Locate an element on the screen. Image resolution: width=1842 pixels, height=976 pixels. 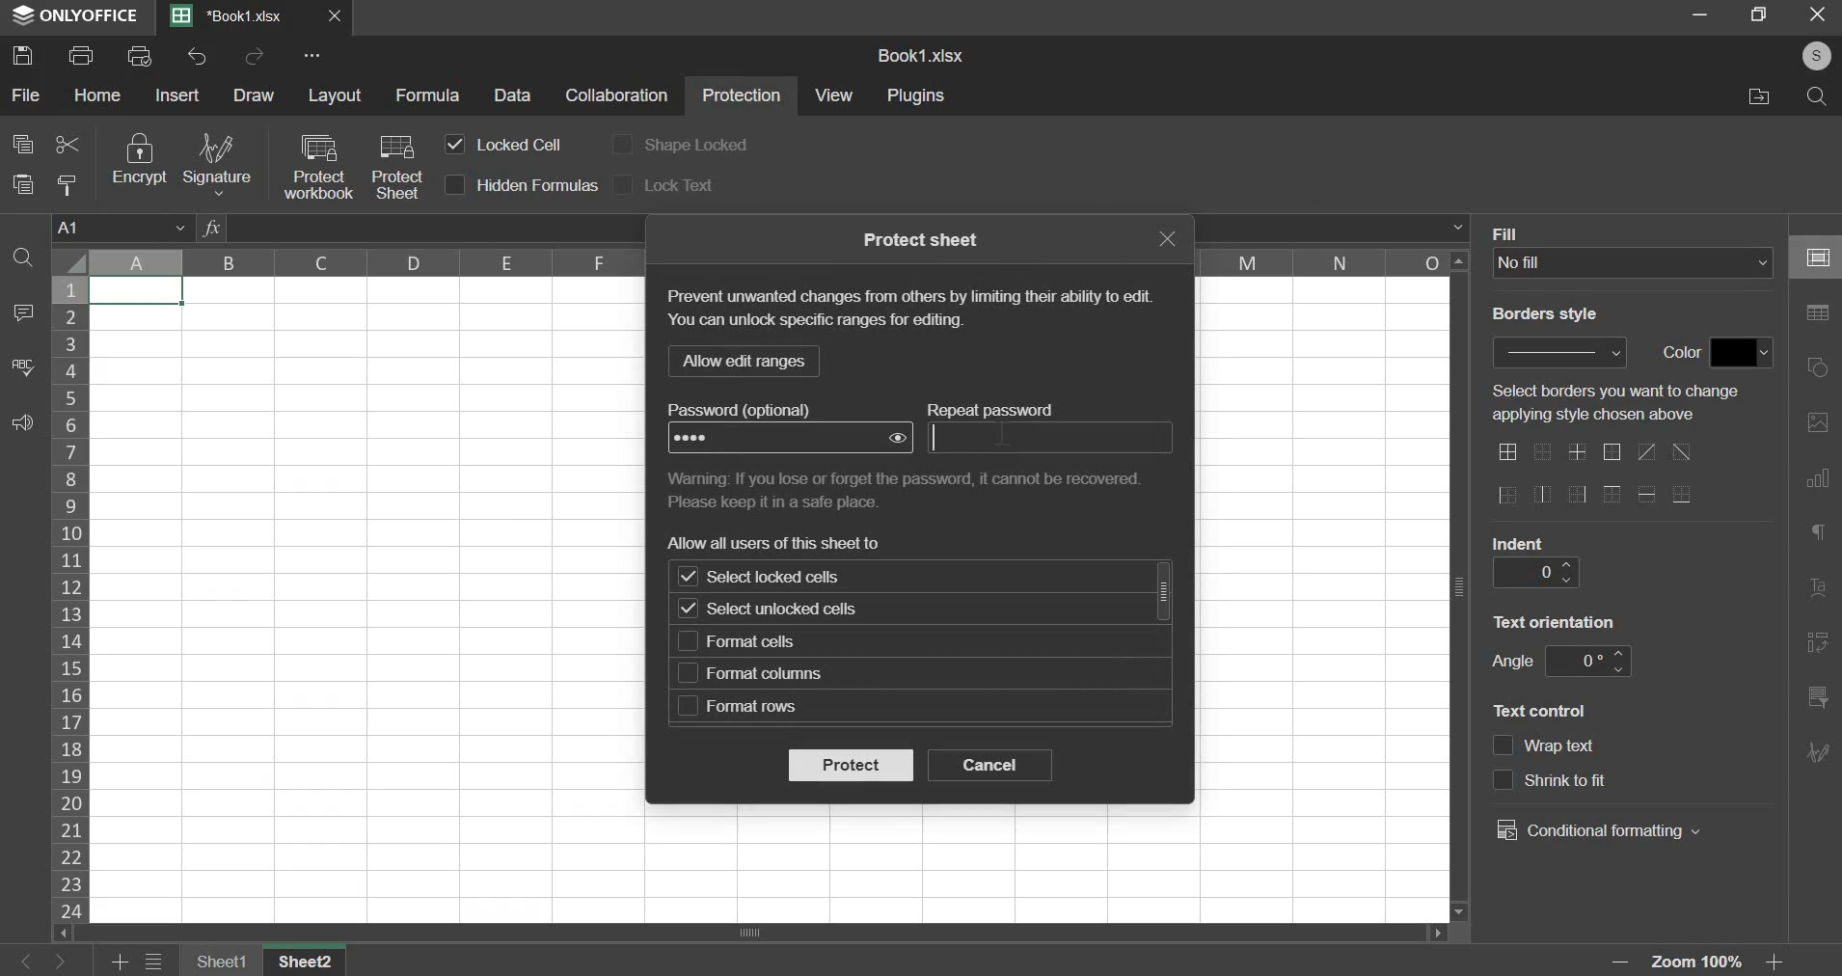
Minimise is located at coordinates (1760, 14).